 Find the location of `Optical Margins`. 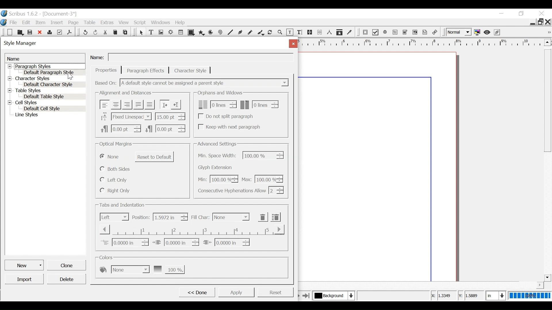

Optical Margins is located at coordinates (116, 144).